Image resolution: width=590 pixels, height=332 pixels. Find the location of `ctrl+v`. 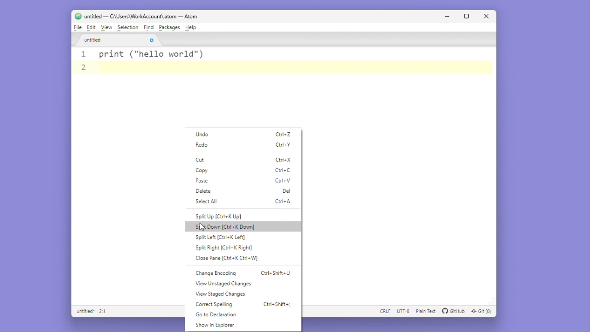

ctrl+v is located at coordinates (285, 181).